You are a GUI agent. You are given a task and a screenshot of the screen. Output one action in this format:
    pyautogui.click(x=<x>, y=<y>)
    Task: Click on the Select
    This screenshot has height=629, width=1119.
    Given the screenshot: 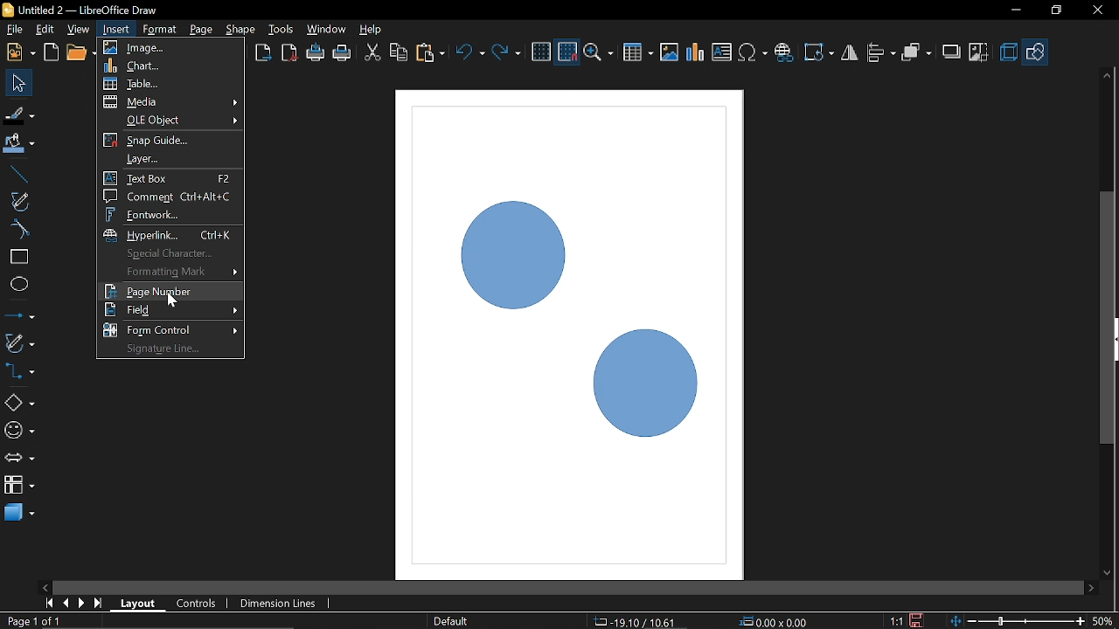 What is the action you would take?
    pyautogui.click(x=20, y=83)
    